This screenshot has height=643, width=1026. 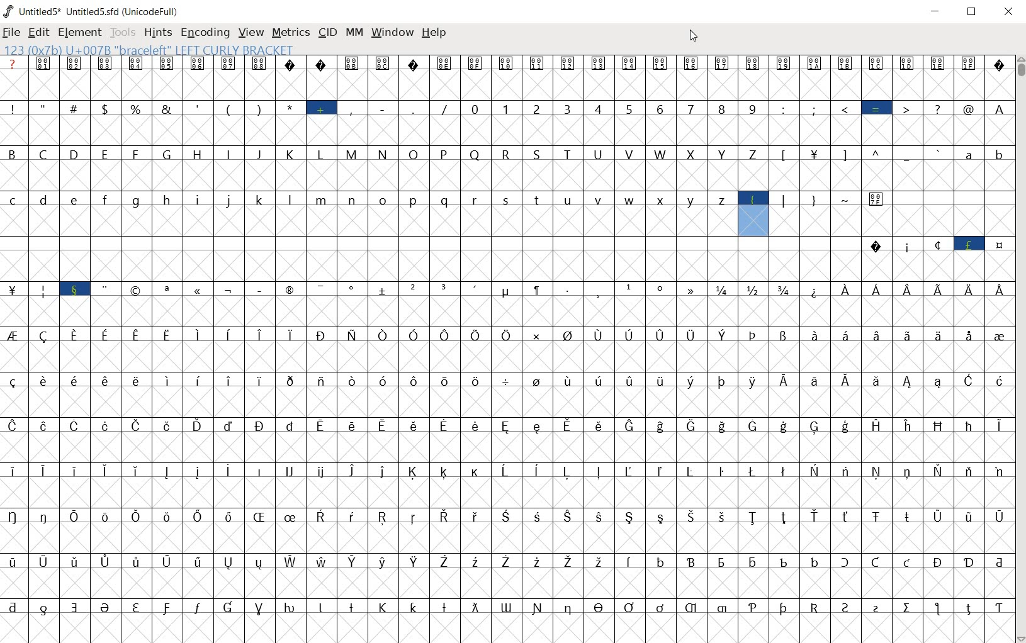 I want to click on RESTORE DOWN, so click(x=974, y=13).